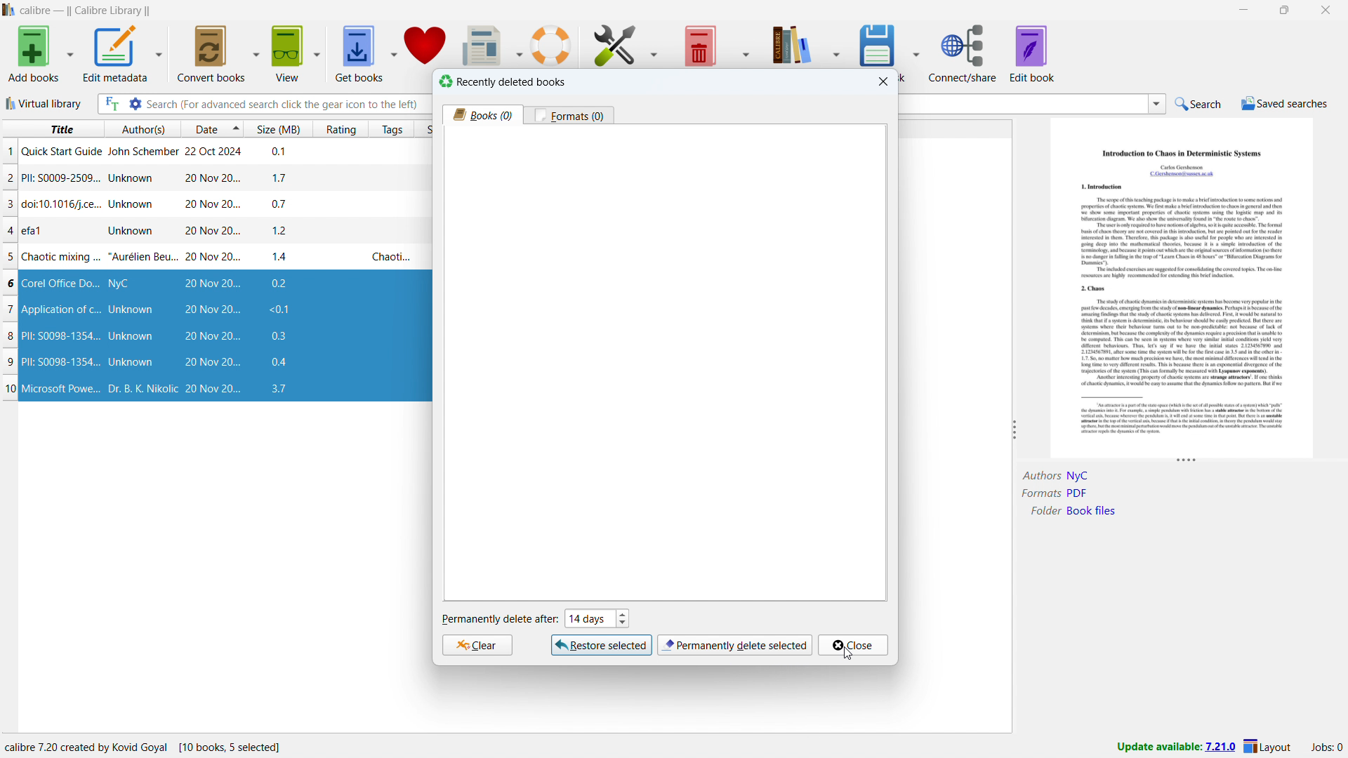  What do you see at coordinates (1284, 103) in the screenshot?
I see `saved searches menu` at bounding box center [1284, 103].